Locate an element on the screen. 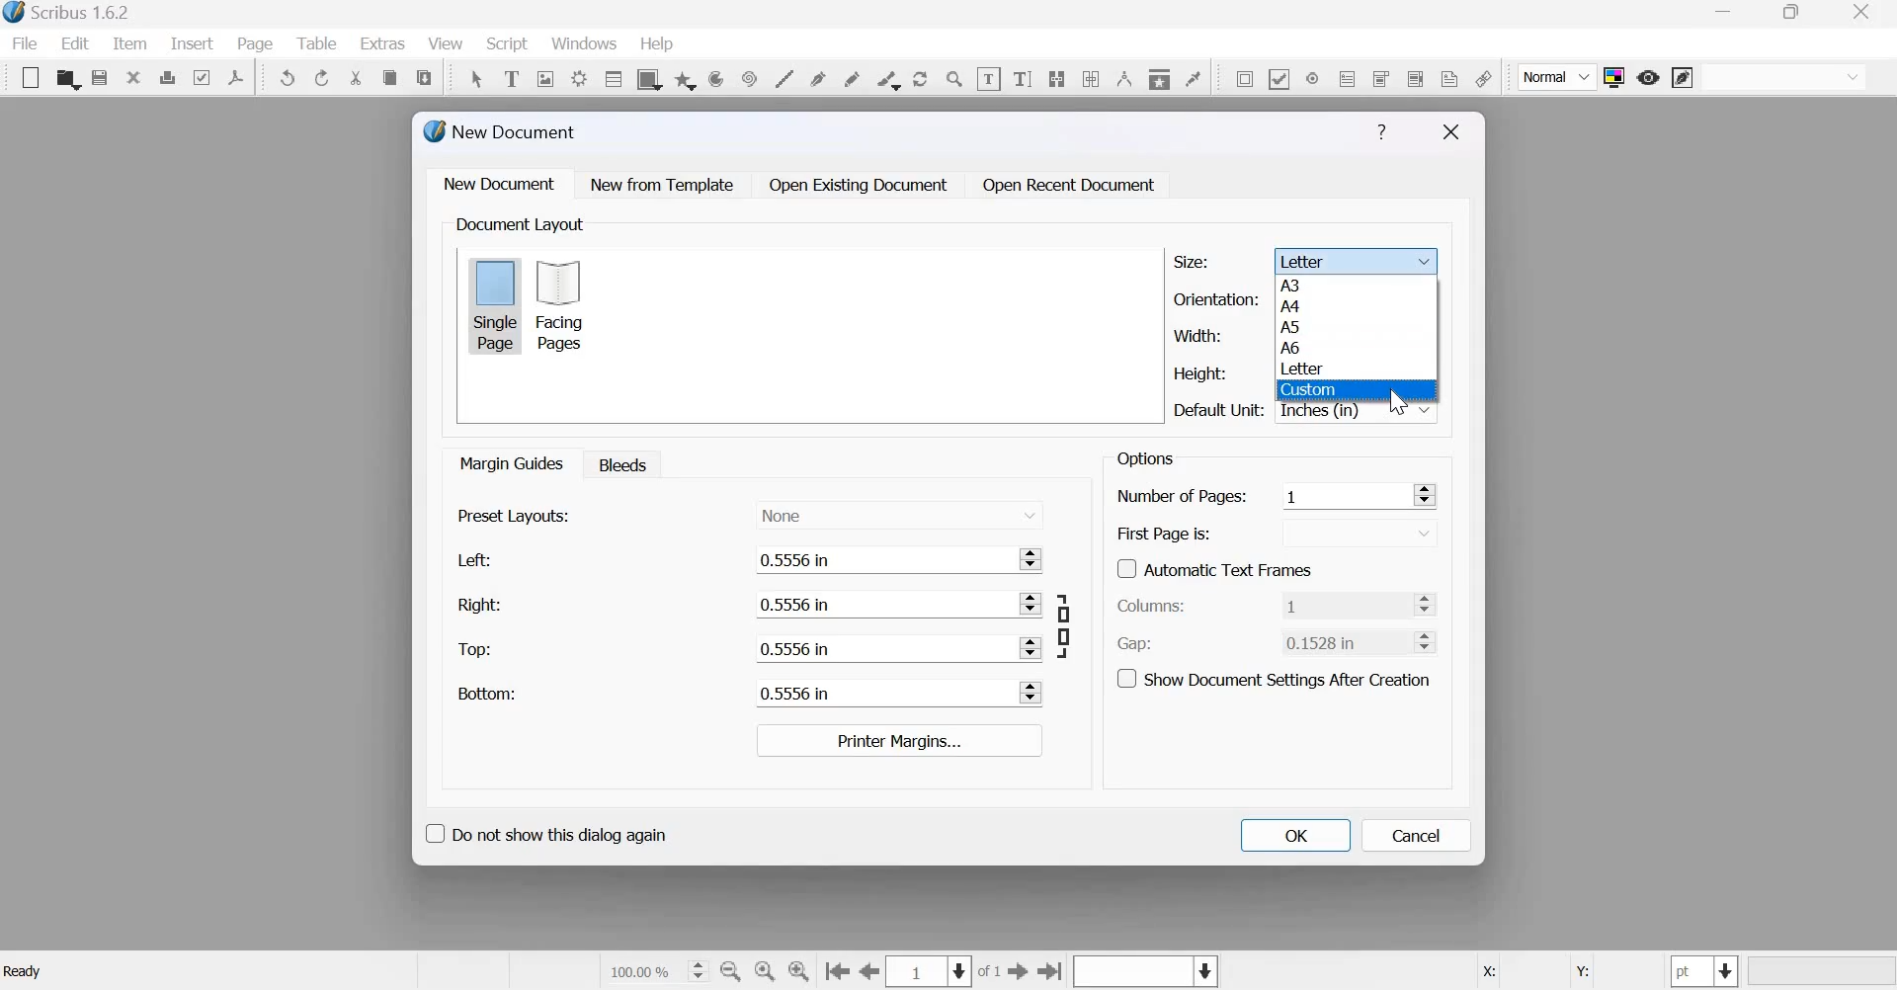 Image resolution: width=1897 pixels, height=990 pixels. Inches (in) is located at coordinates (1360, 413).